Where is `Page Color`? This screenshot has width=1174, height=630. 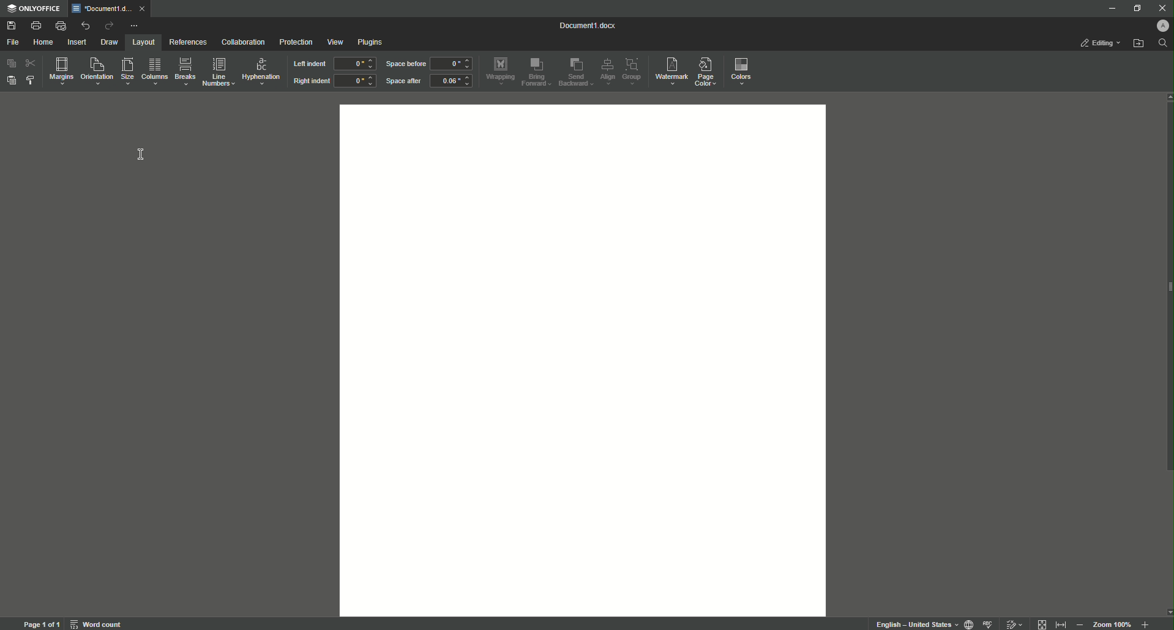 Page Color is located at coordinates (709, 69).